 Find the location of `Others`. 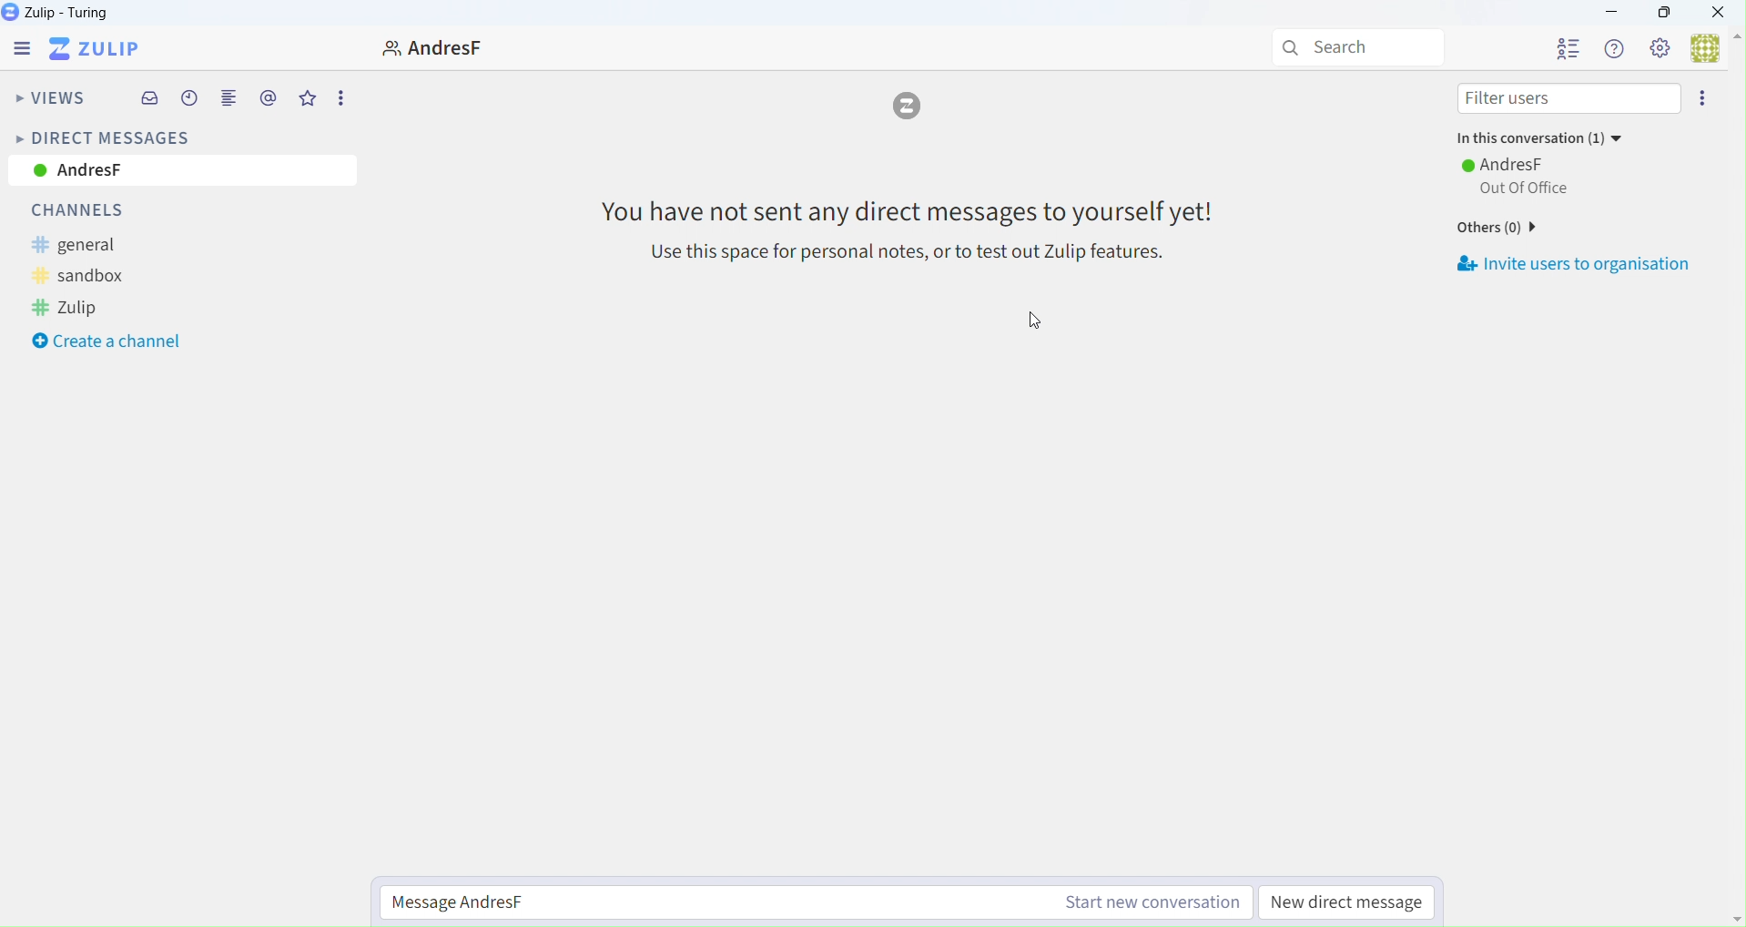

Others is located at coordinates (1491, 225).